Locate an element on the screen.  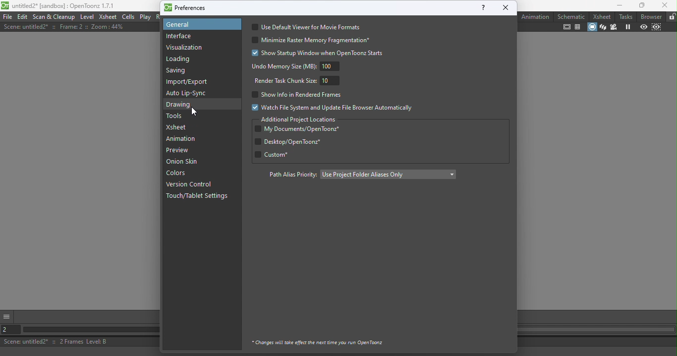
Horizontal scroll bar is located at coordinates (87, 330).